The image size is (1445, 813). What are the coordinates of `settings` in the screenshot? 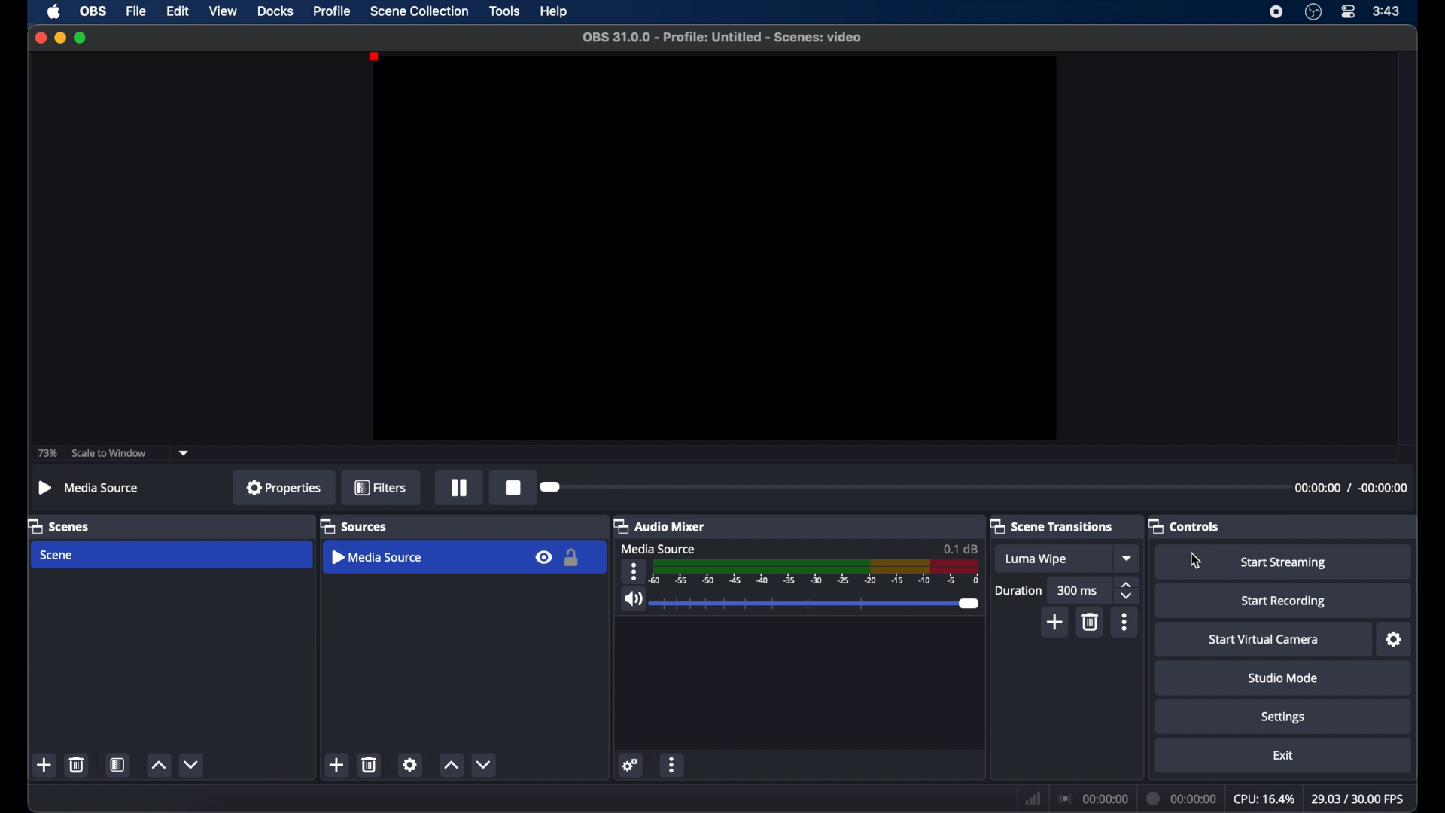 It's located at (409, 764).